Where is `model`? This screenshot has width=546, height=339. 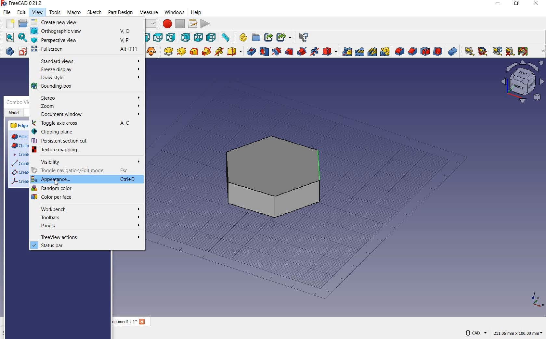 model is located at coordinates (14, 113).